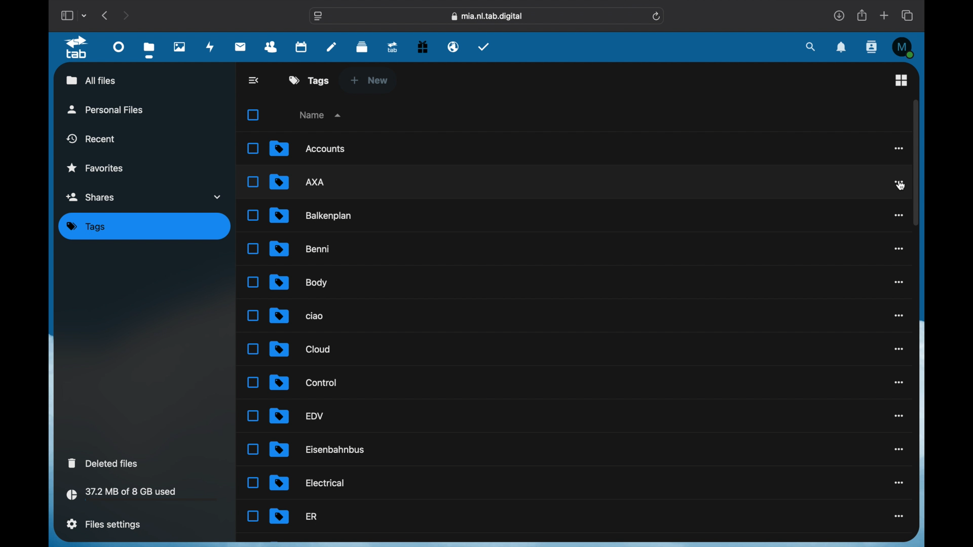  I want to click on files settings, so click(104, 524).